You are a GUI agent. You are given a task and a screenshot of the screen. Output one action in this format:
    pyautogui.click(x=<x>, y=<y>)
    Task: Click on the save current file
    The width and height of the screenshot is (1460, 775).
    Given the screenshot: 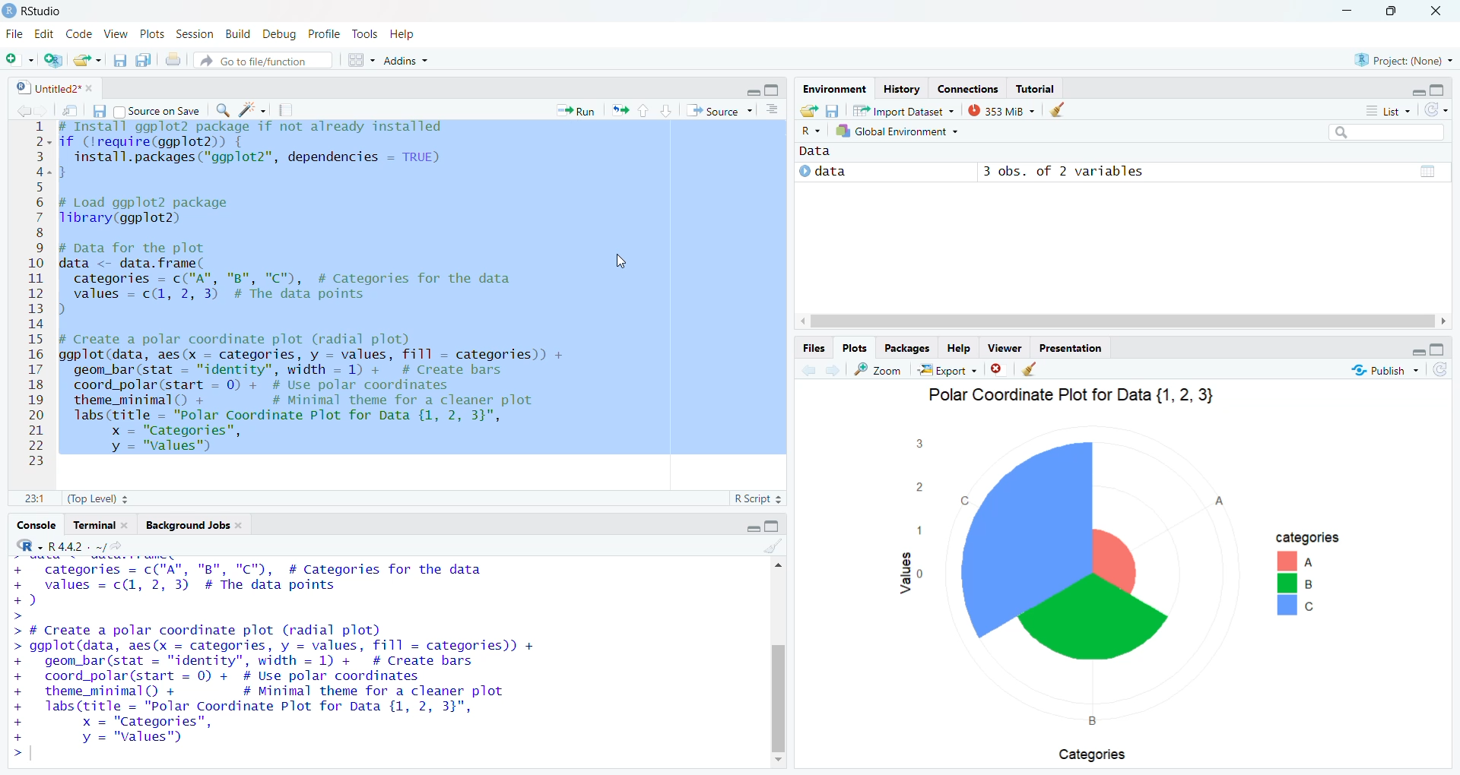 What is the action you would take?
    pyautogui.click(x=99, y=111)
    